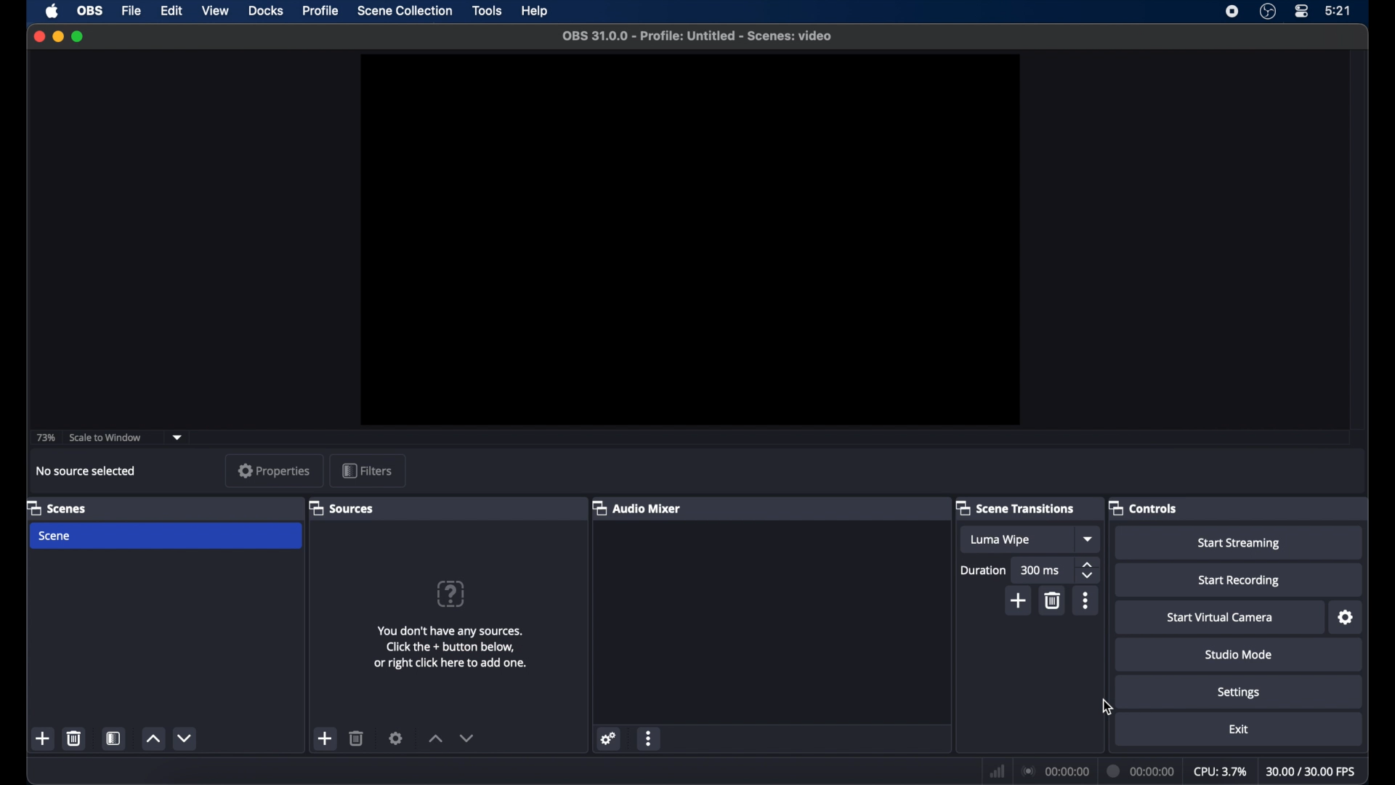 The width and height of the screenshot is (1395, 785). I want to click on maximize, so click(78, 36).